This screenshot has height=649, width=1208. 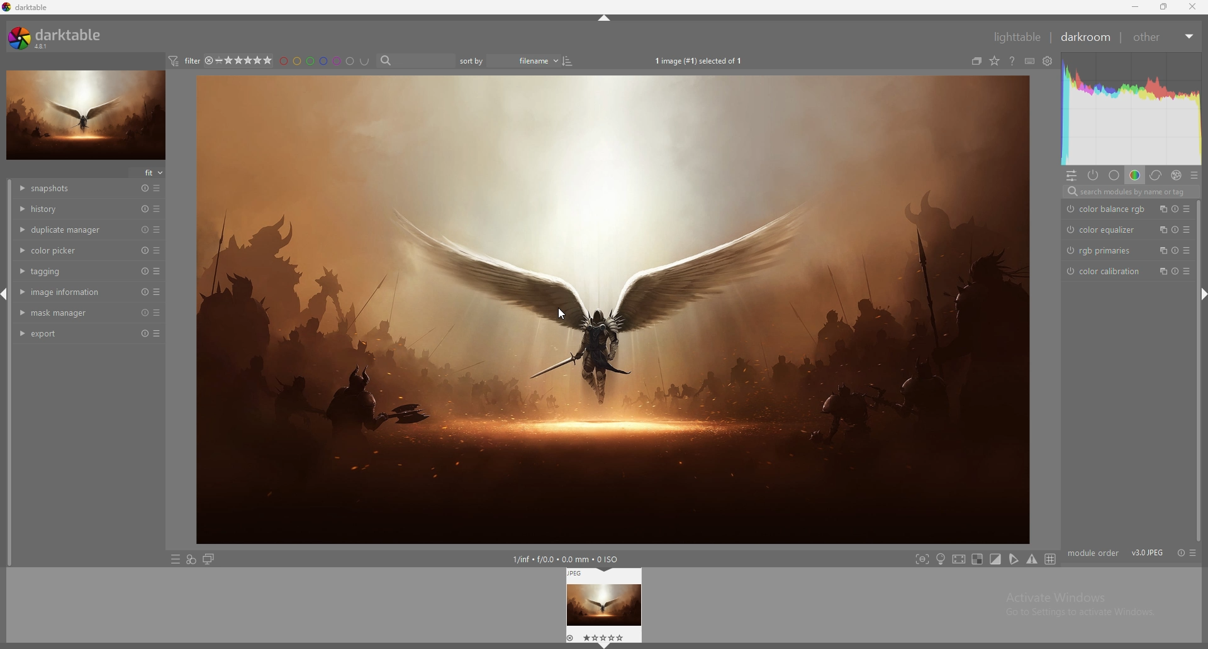 What do you see at coordinates (69, 333) in the screenshot?
I see `export` at bounding box center [69, 333].